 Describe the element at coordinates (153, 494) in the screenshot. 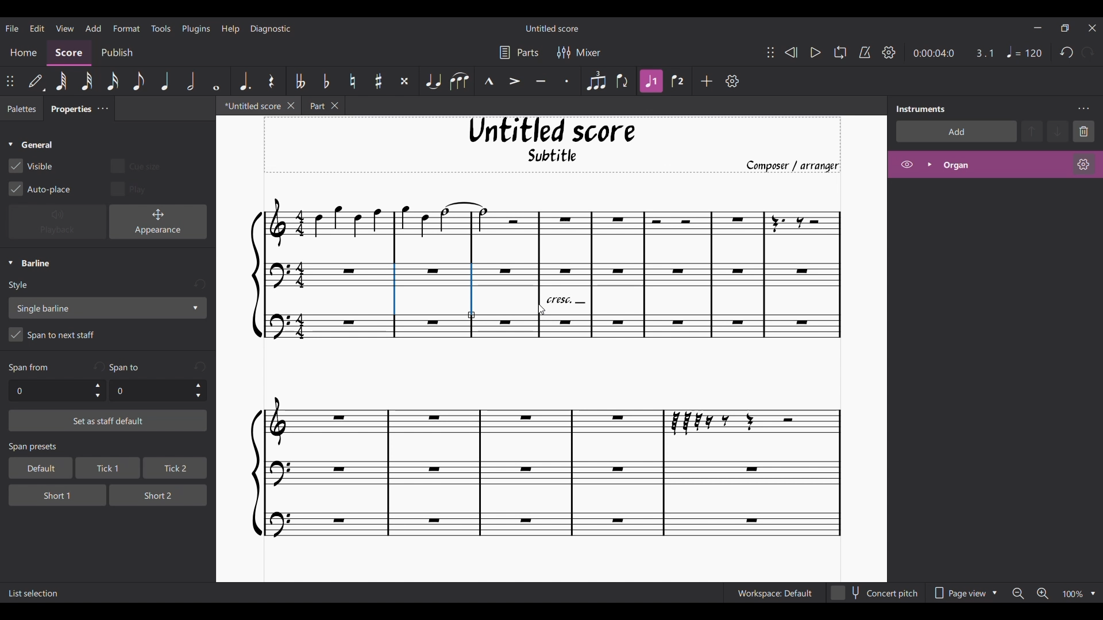

I see `short 2` at that location.